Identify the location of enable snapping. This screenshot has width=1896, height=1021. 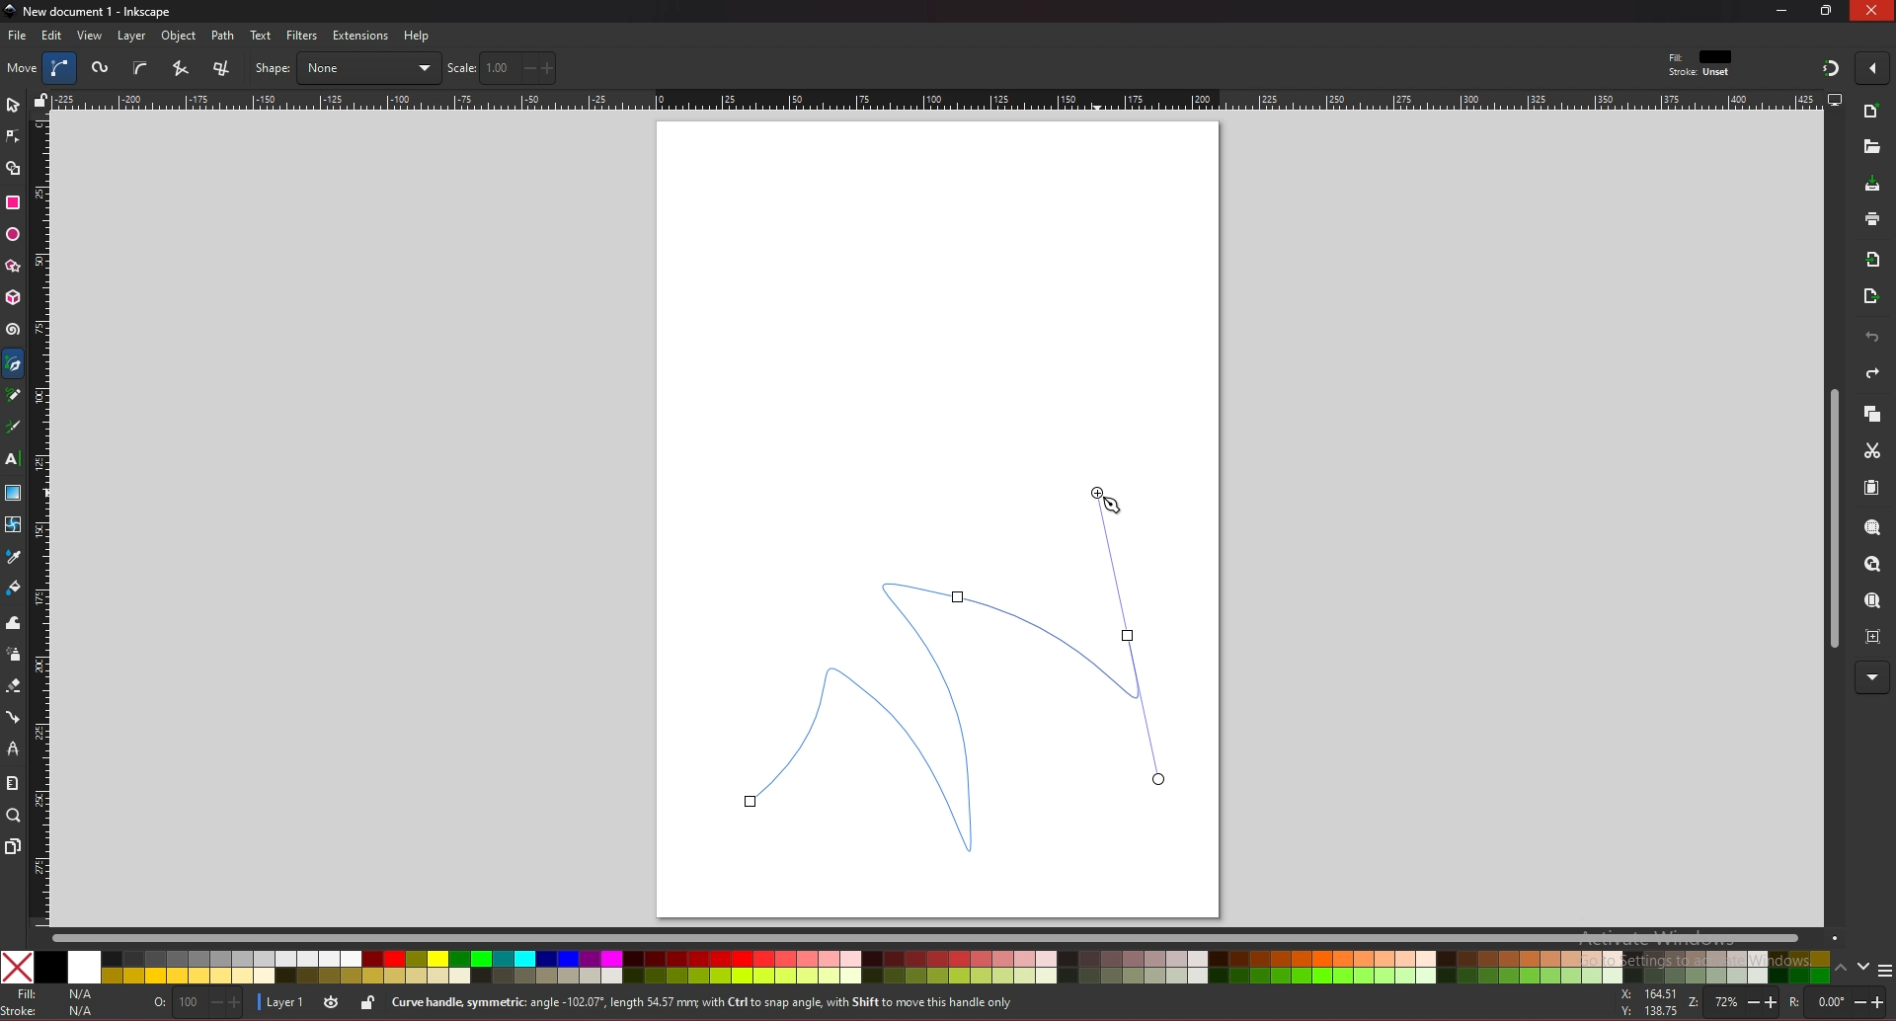
(1872, 66).